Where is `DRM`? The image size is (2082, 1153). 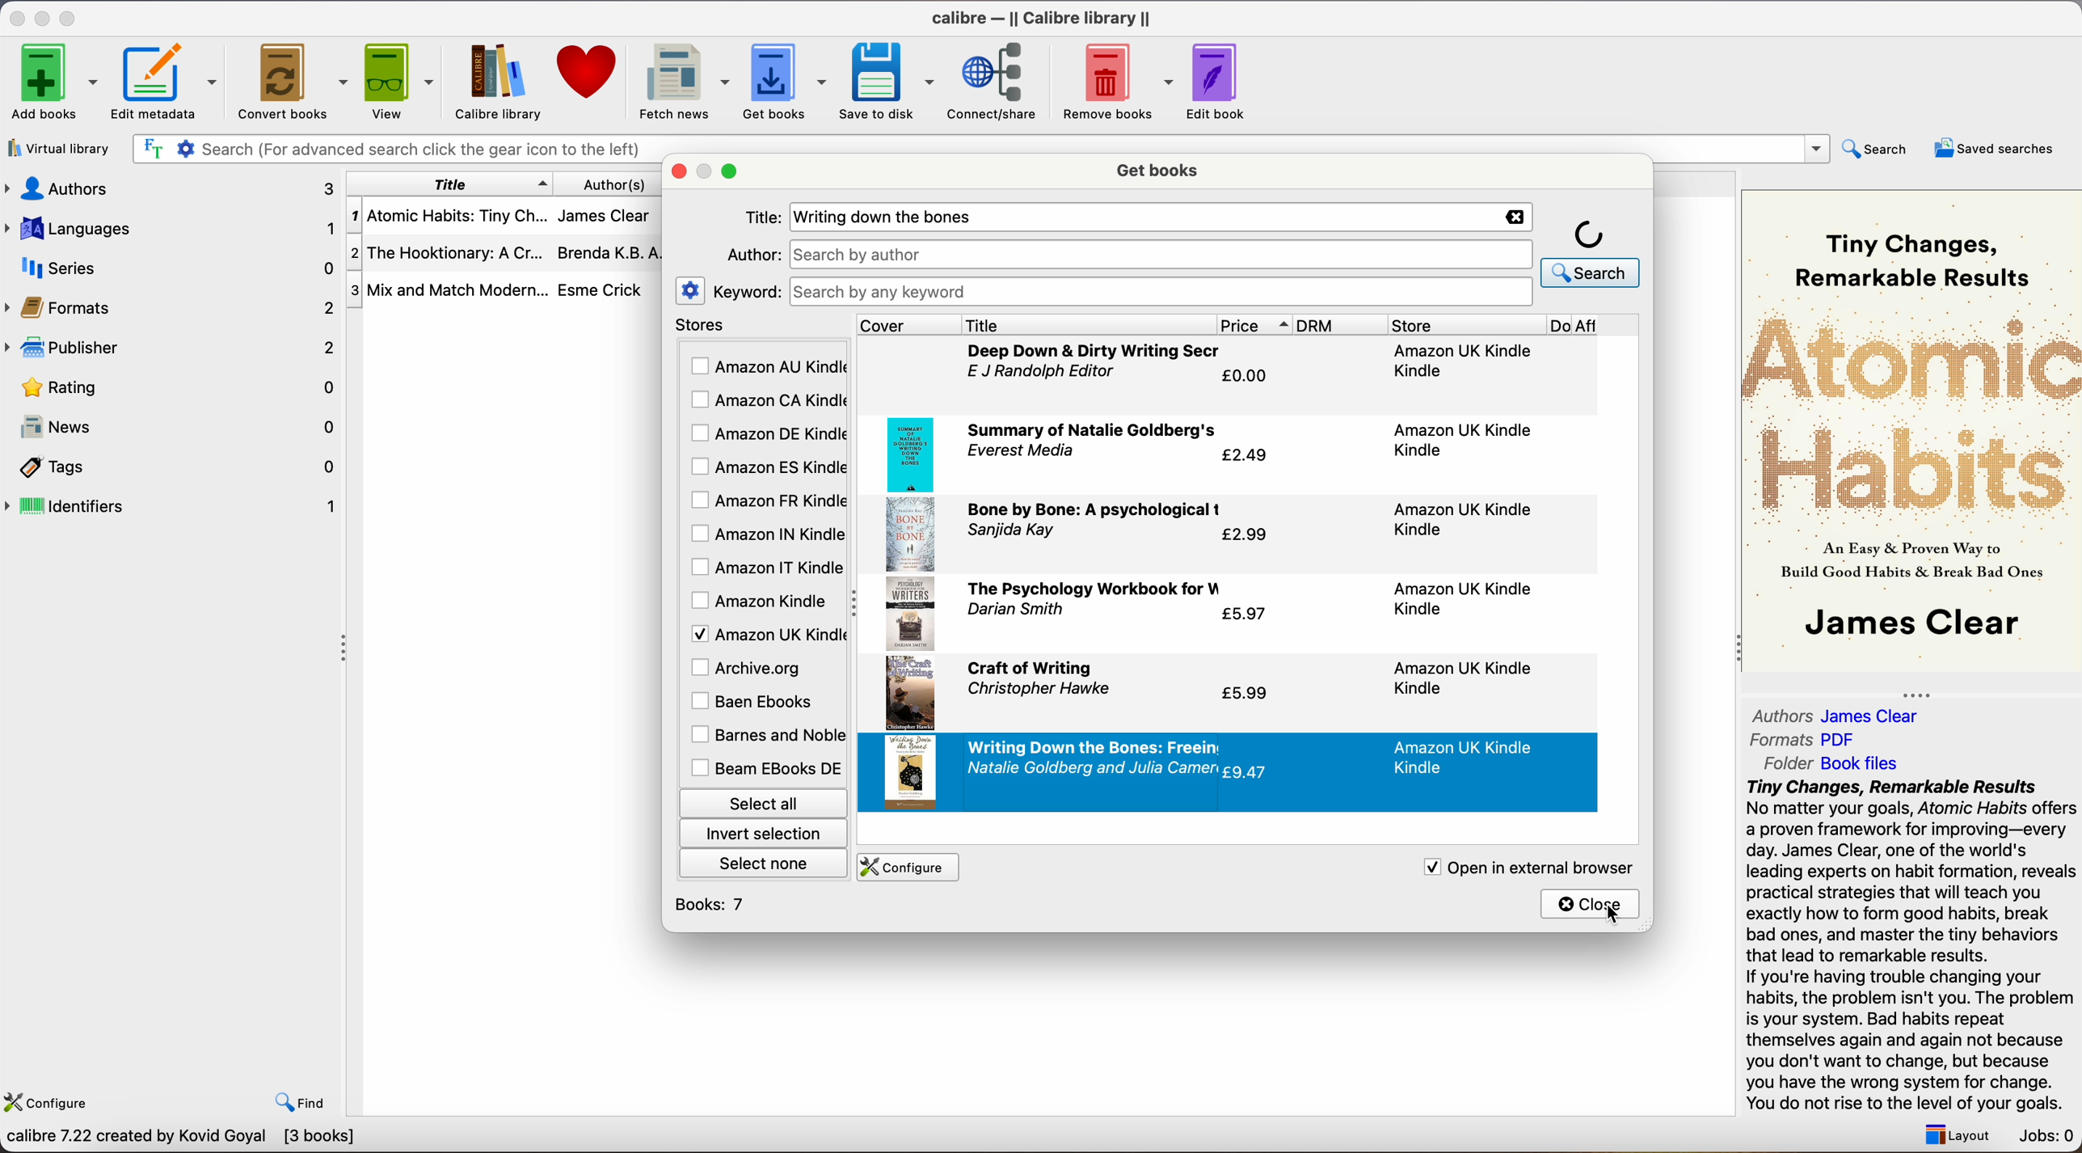 DRM is located at coordinates (1342, 325).